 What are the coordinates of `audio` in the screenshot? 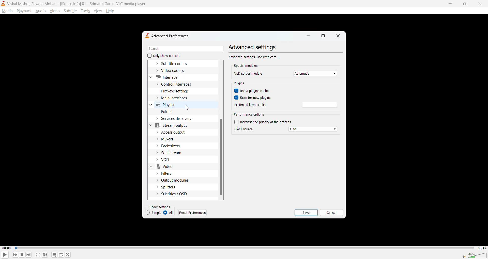 It's located at (41, 11).